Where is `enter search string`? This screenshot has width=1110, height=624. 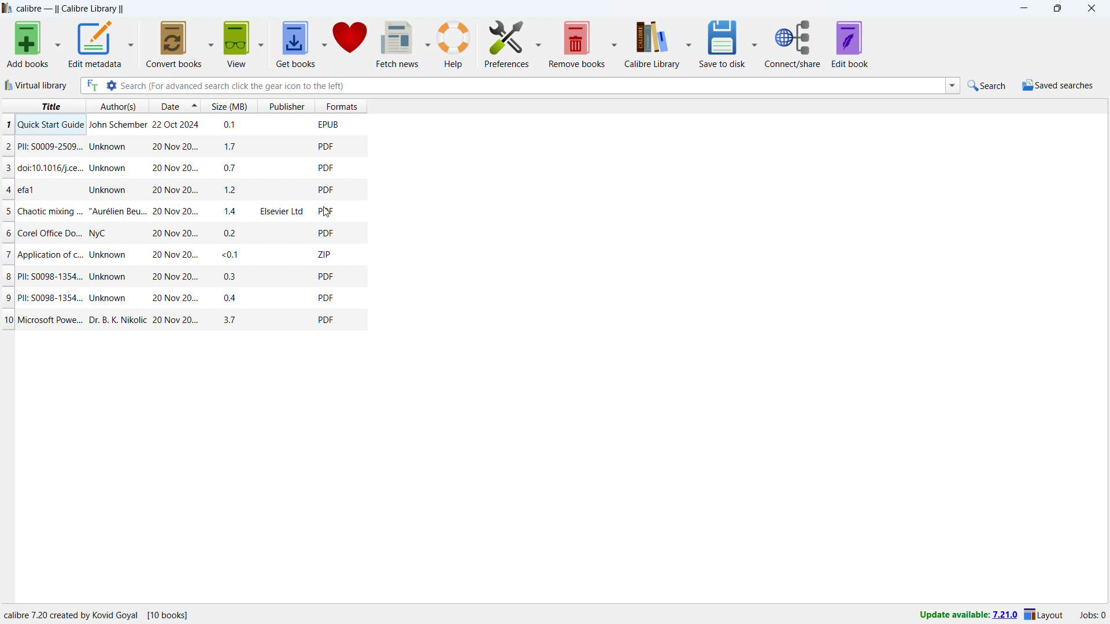 enter search string is located at coordinates (533, 86).